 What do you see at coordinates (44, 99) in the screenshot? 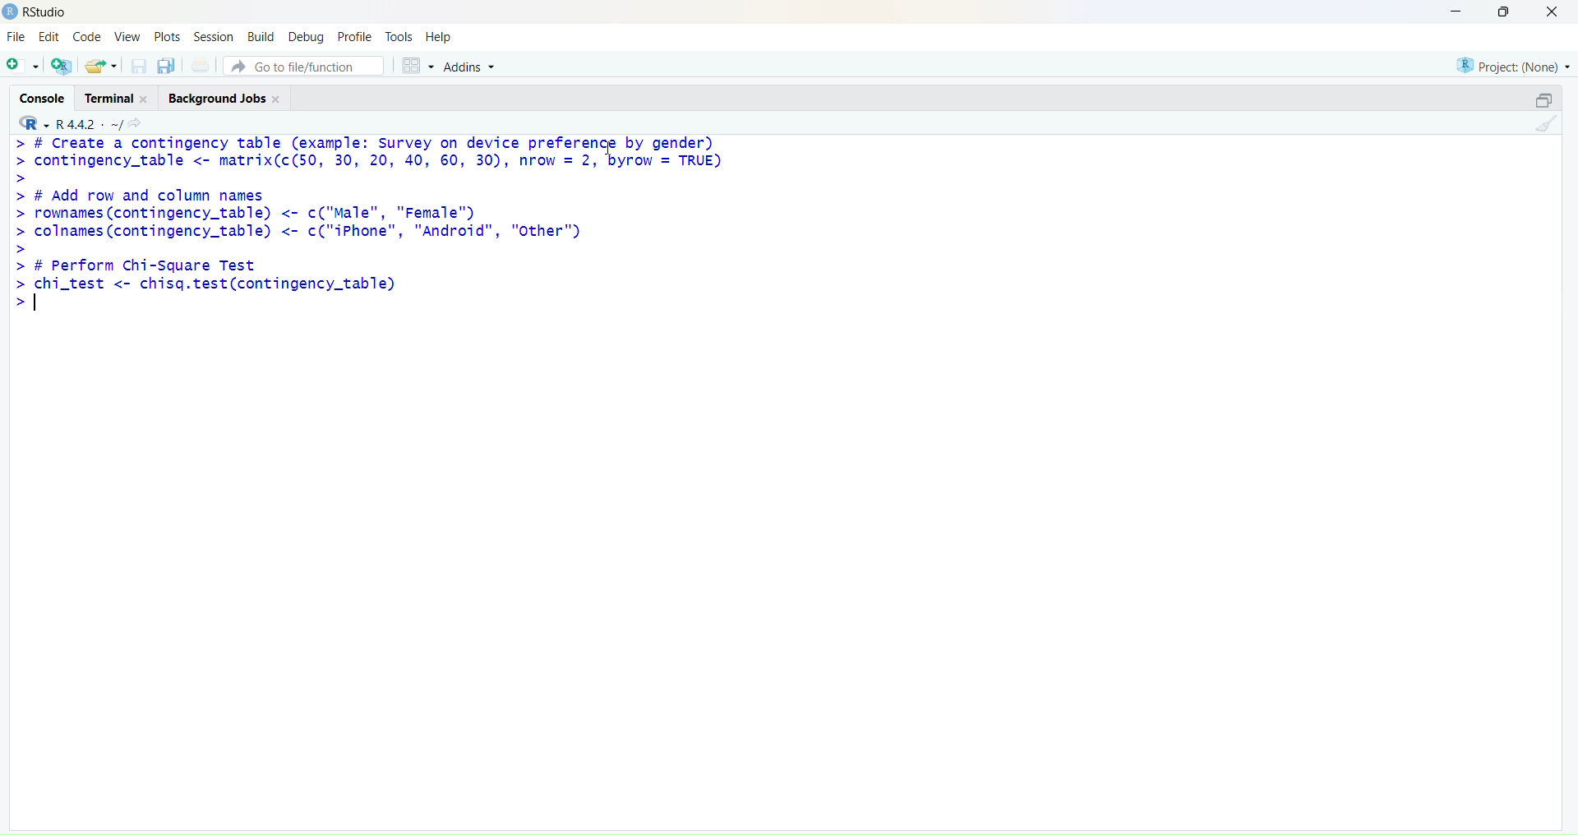
I see `console` at bounding box center [44, 99].